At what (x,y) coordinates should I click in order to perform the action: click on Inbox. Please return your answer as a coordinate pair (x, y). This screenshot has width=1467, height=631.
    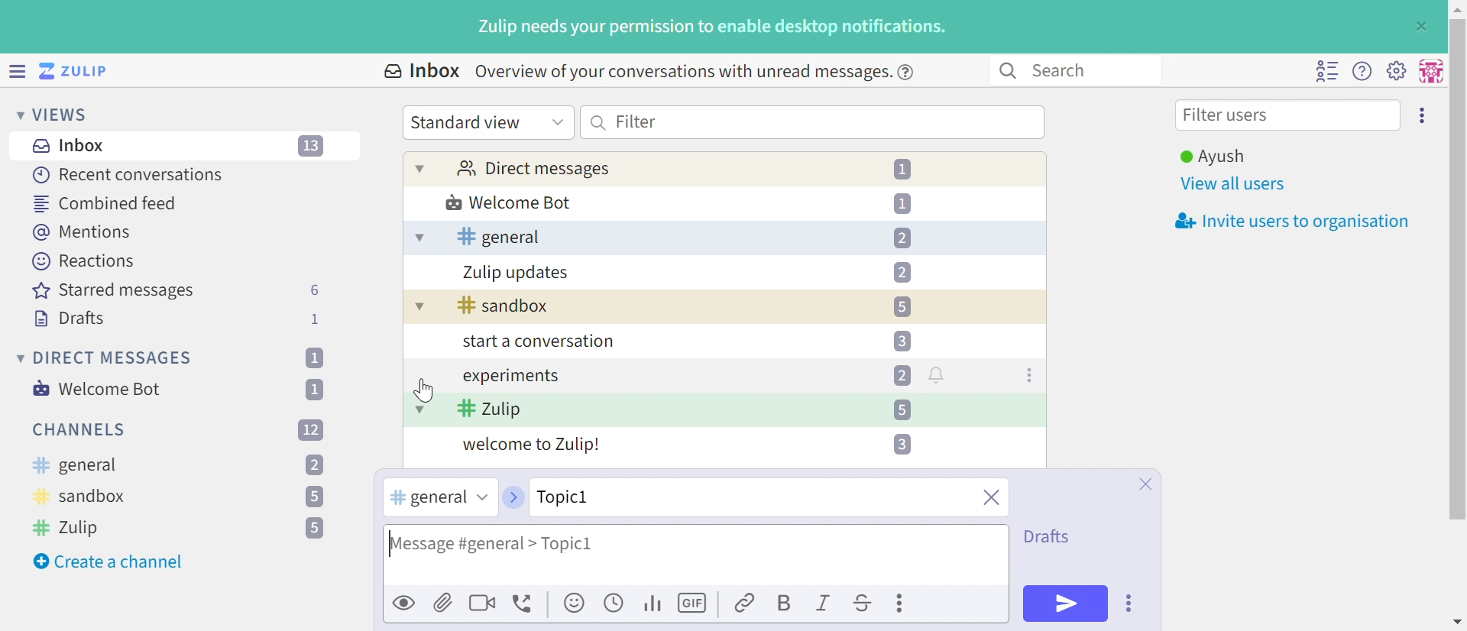
    Looking at the image, I should click on (420, 71).